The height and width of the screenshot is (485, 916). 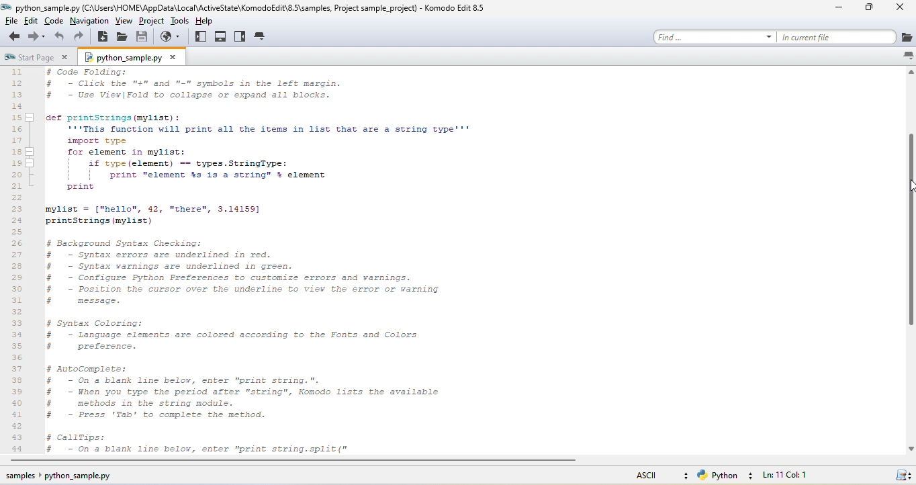 What do you see at coordinates (250, 7) in the screenshot?
I see `title` at bounding box center [250, 7].